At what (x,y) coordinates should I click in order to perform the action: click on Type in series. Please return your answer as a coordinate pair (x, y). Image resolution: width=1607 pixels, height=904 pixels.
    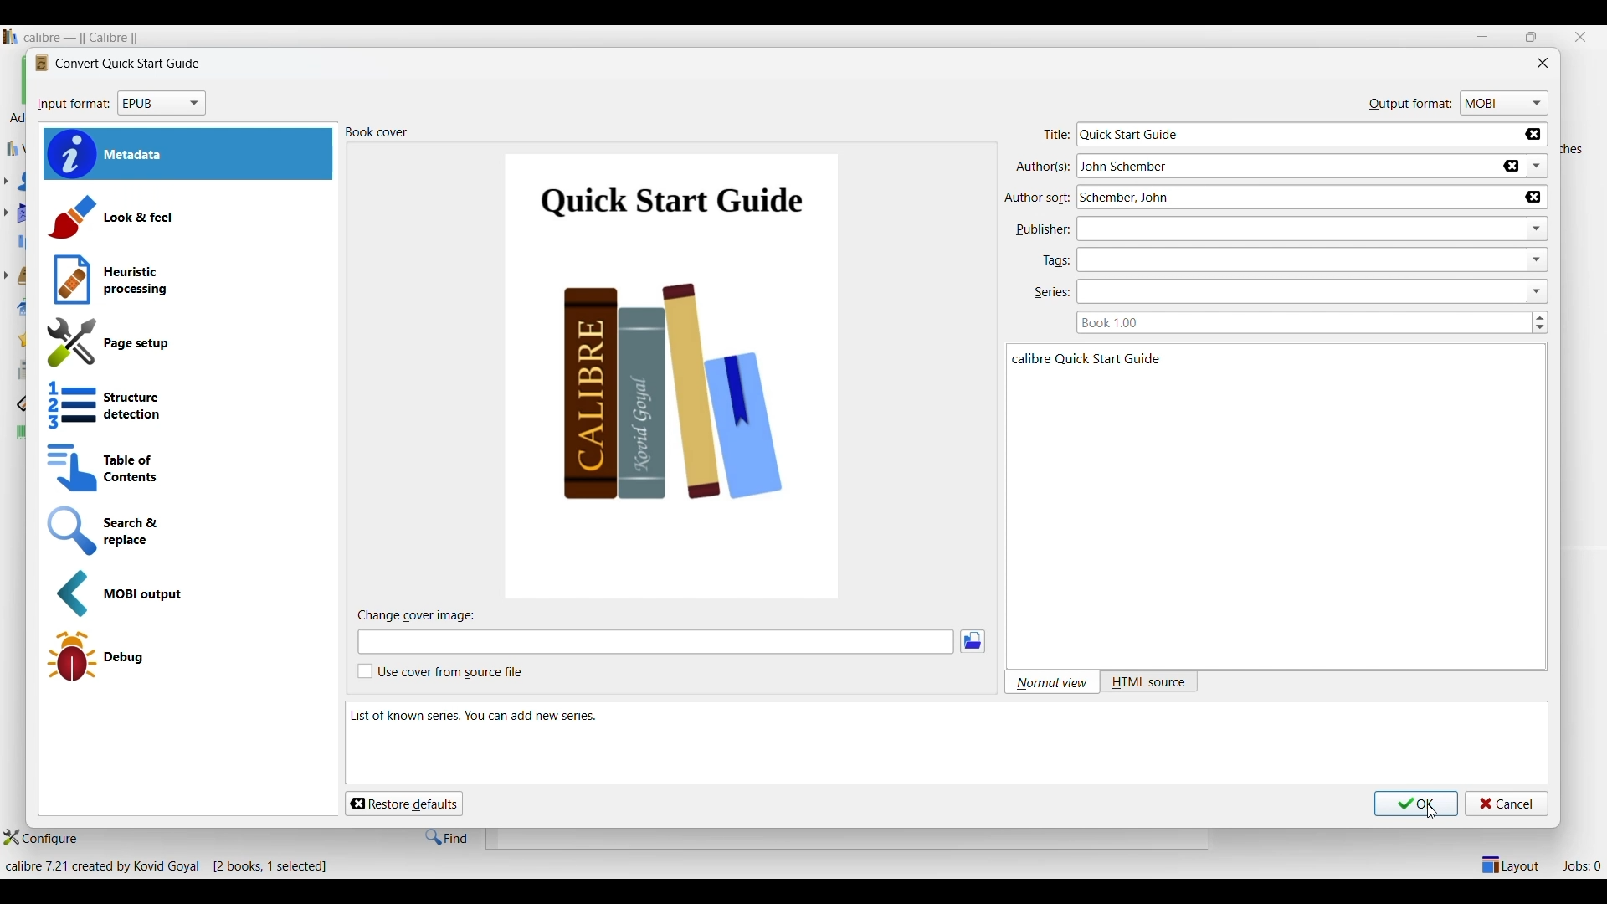
    Looking at the image, I should click on (1295, 292).